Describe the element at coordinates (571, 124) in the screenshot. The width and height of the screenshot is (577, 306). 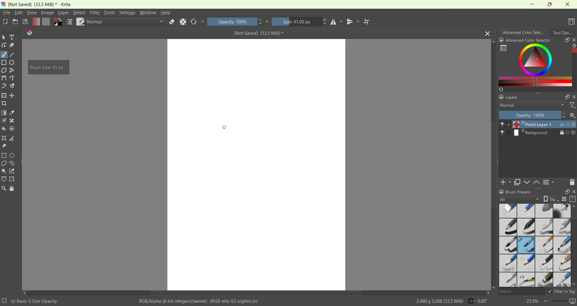
I see `properties` at that location.